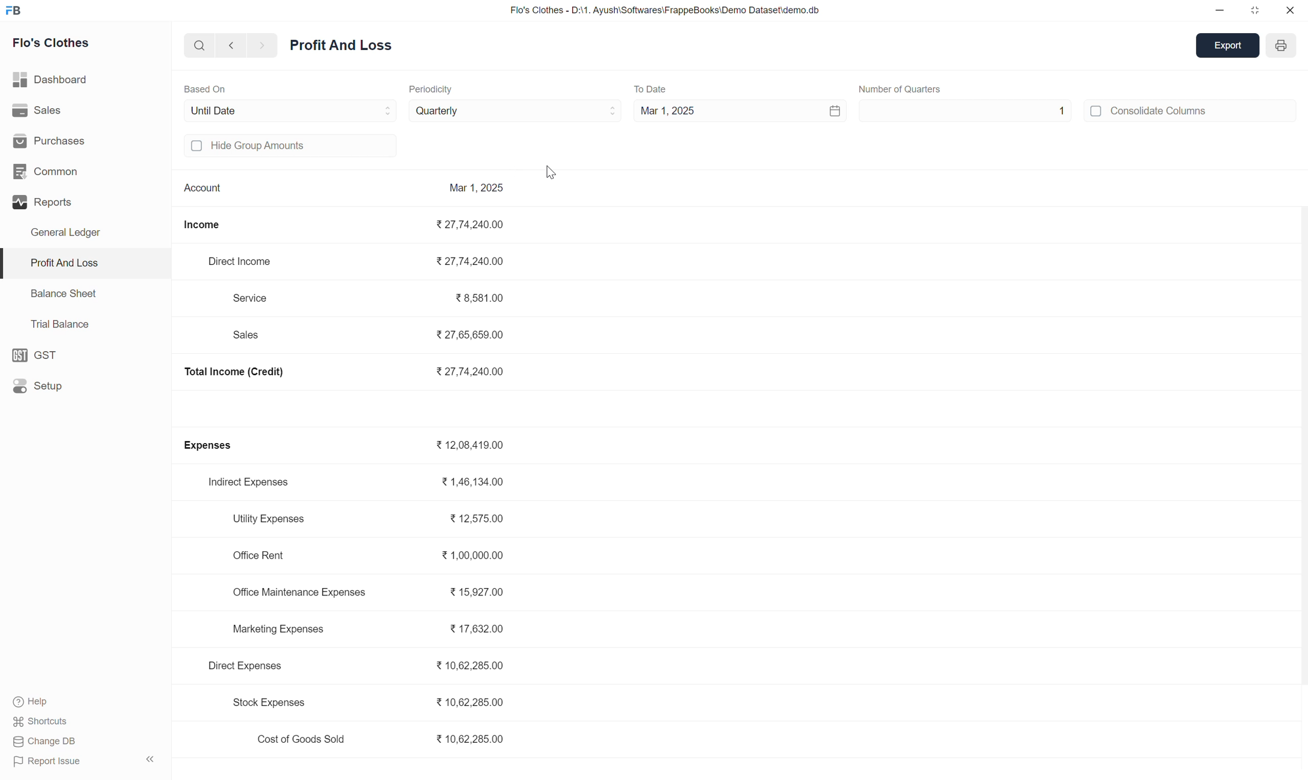  What do you see at coordinates (434, 111) in the screenshot?
I see `Quarterly` at bounding box center [434, 111].